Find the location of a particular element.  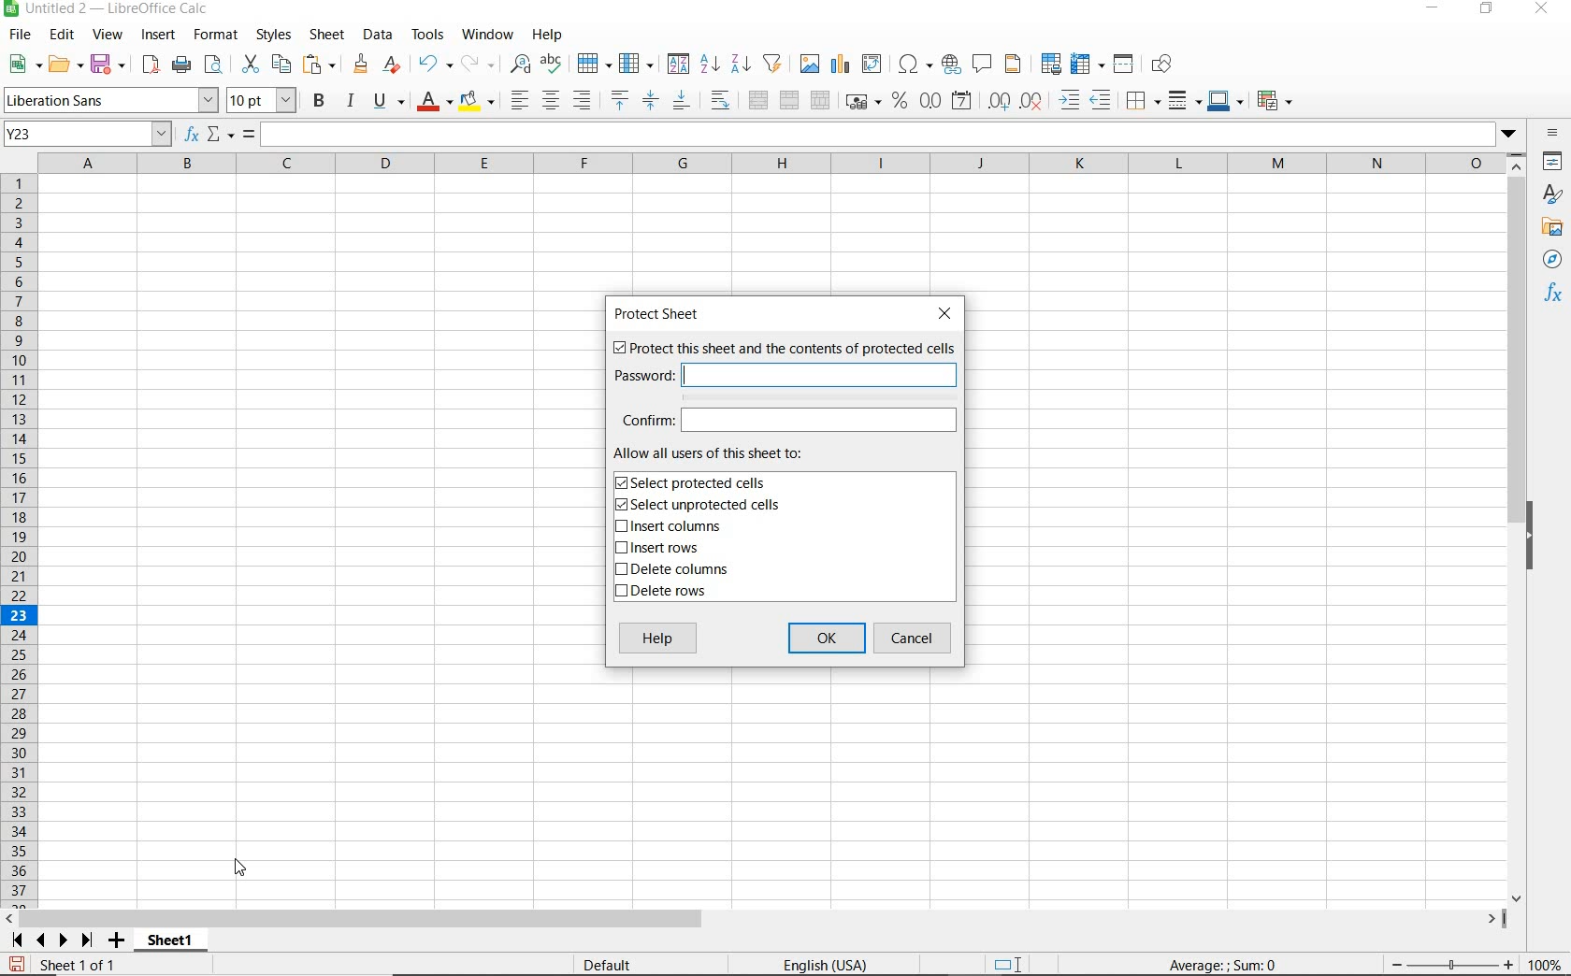

BORDER COLOR is located at coordinates (1224, 100).